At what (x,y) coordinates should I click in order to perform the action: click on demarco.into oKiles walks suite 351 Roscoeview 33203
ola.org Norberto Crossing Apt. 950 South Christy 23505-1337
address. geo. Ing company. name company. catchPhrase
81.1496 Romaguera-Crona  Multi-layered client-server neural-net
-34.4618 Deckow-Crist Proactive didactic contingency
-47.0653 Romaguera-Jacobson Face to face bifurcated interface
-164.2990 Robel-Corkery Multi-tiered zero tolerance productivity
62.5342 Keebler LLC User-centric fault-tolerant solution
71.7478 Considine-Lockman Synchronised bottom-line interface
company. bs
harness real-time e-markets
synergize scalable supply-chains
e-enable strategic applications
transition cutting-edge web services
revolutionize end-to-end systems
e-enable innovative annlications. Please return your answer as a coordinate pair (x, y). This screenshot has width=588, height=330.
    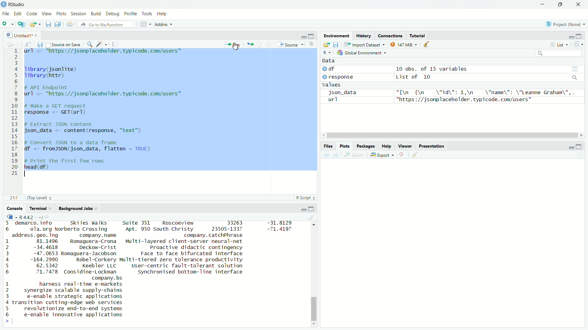
    Looking at the image, I should click on (130, 269).